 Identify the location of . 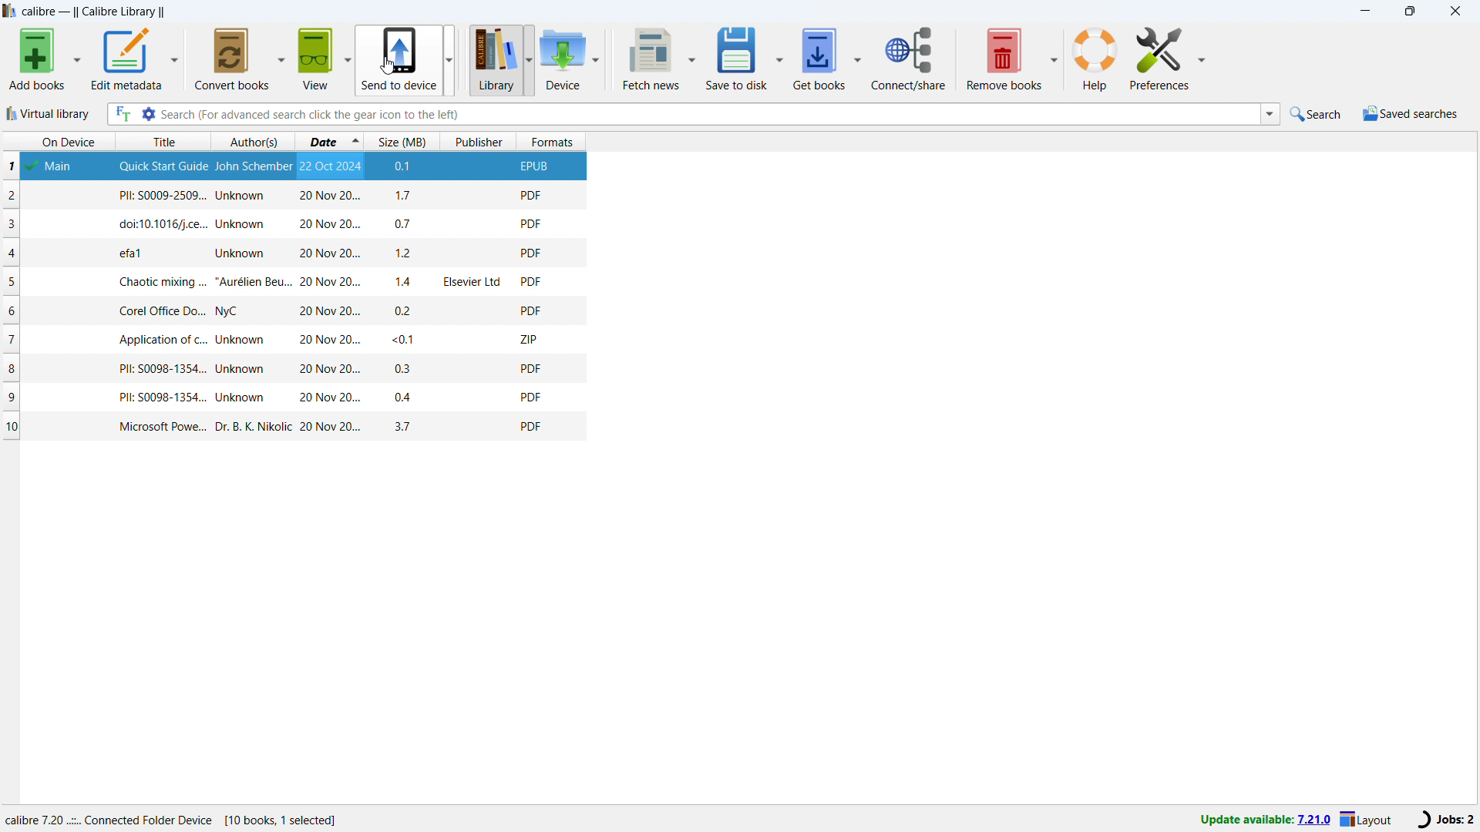
(652, 58).